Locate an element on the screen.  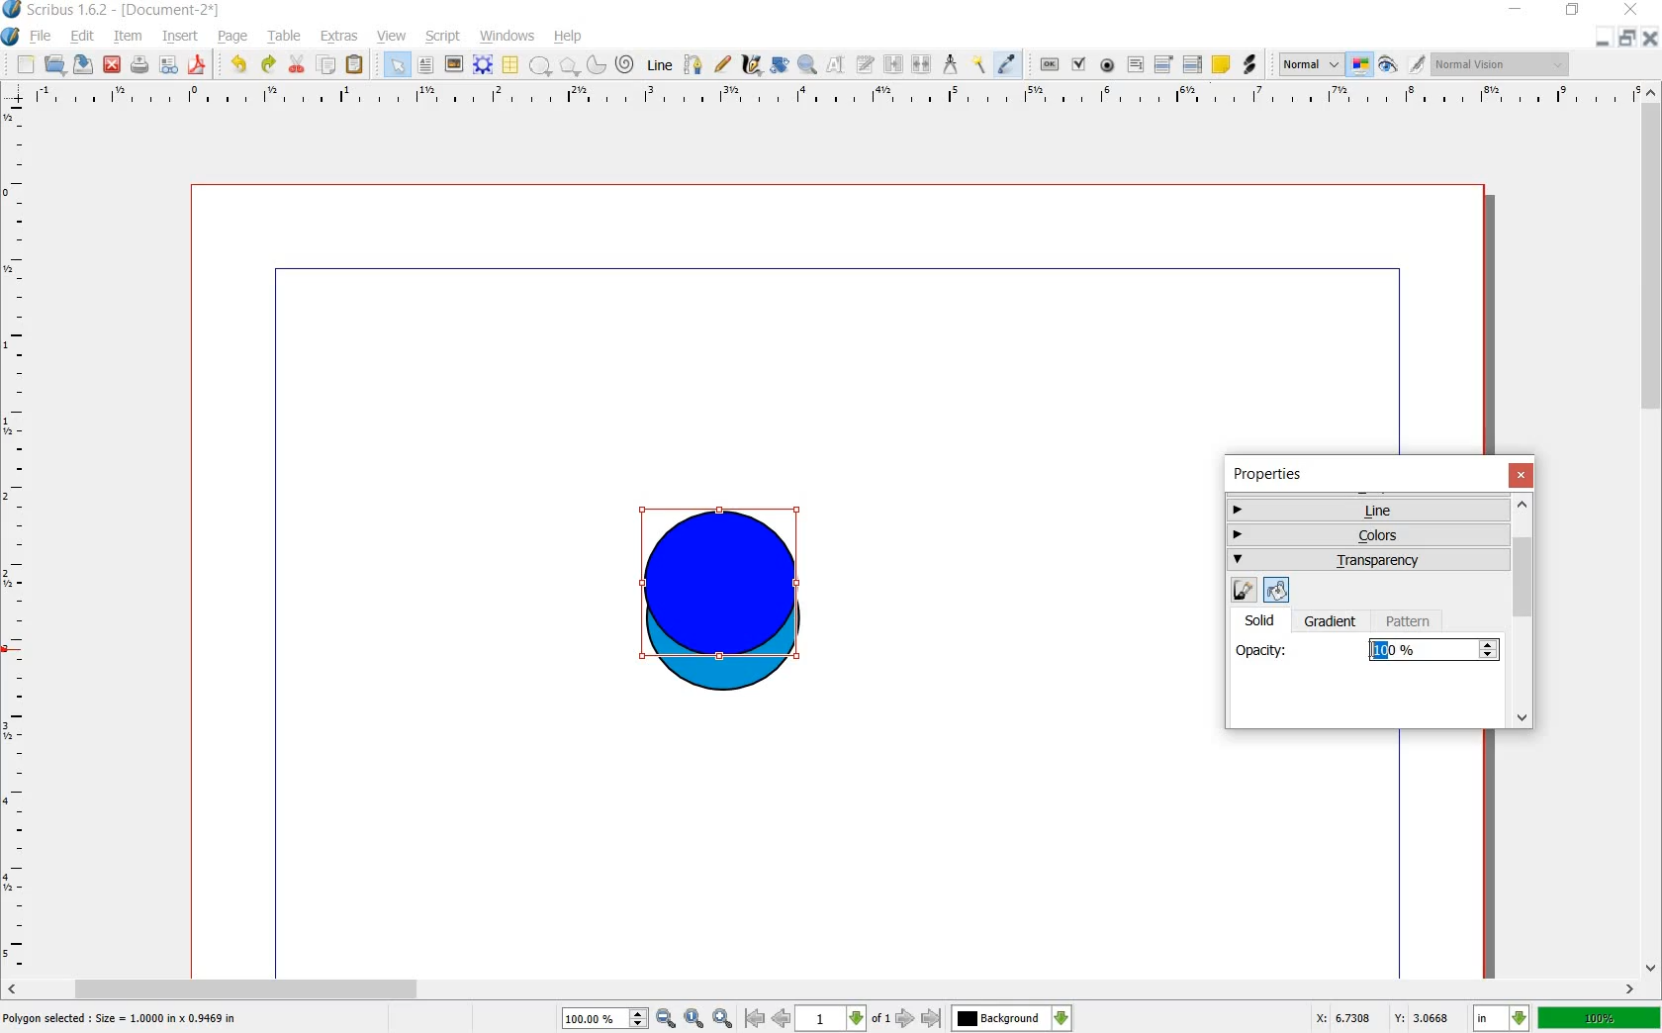
polygon is located at coordinates (568, 66).